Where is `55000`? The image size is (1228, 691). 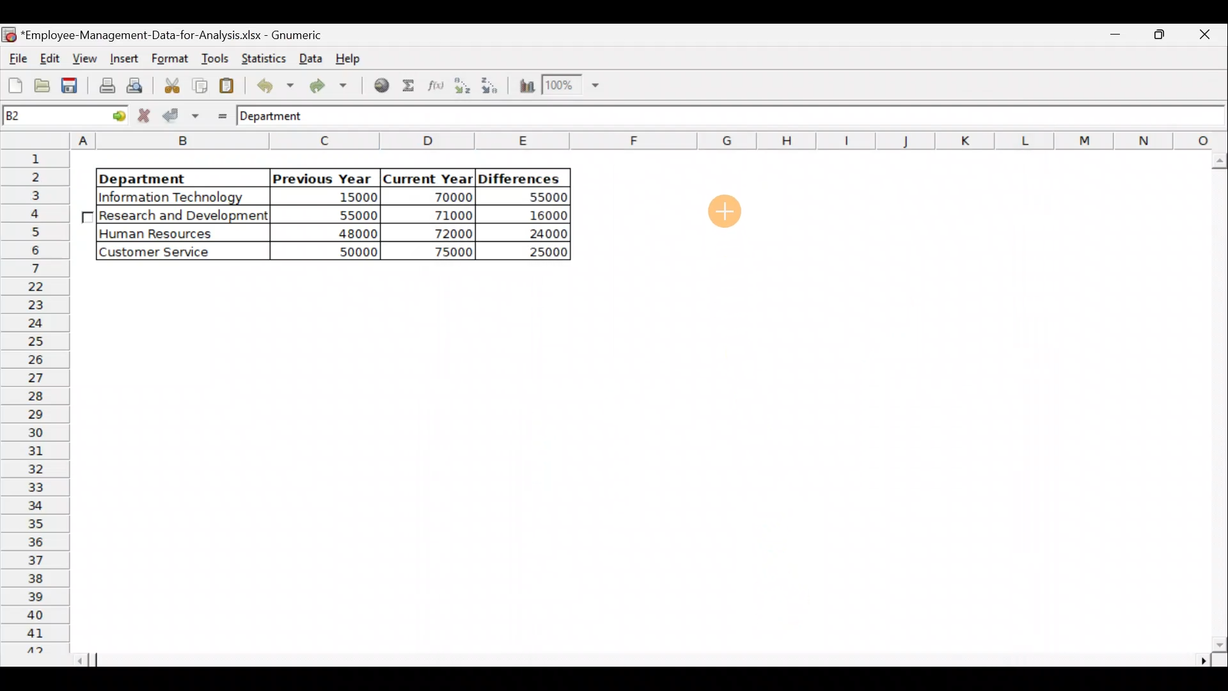
55000 is located at coordinates (350, 215).